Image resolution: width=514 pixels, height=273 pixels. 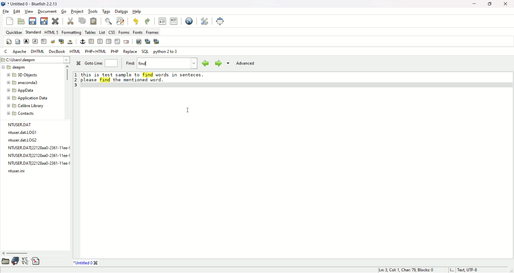 I want to click on file, so click(x=5, y=12).